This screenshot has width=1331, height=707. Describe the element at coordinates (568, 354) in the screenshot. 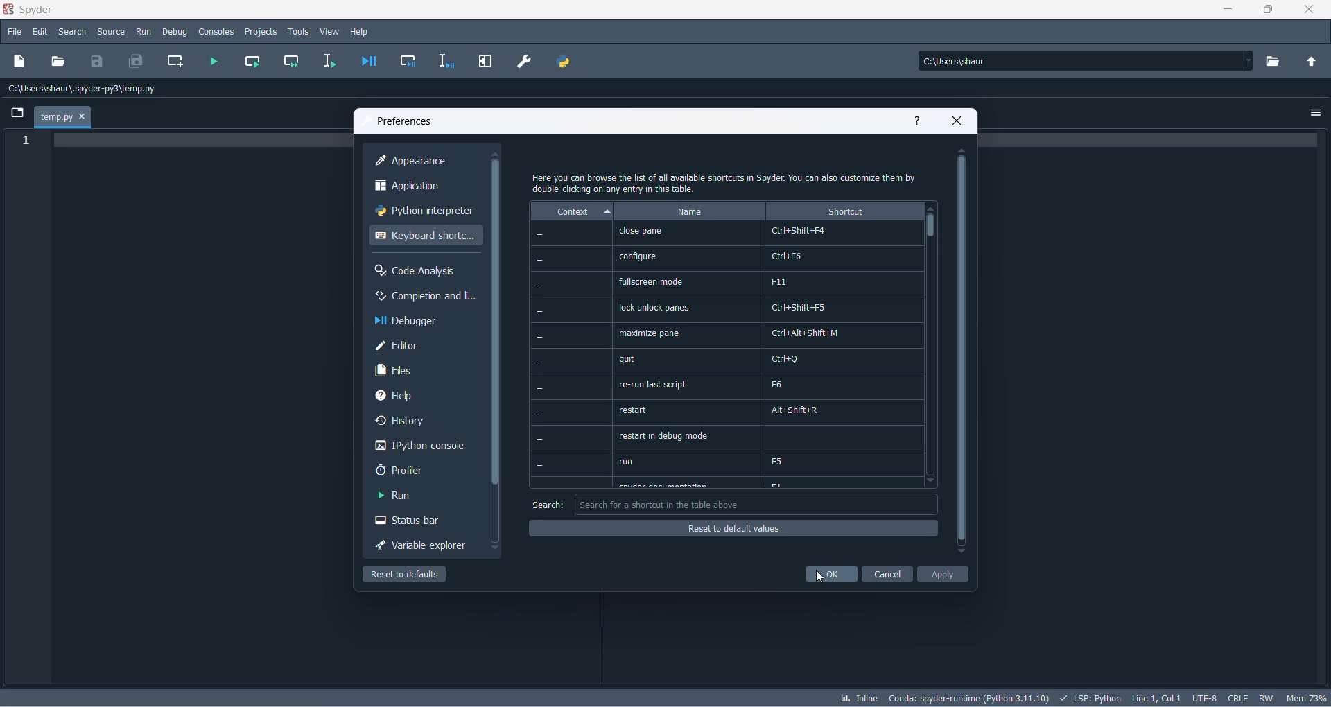

I see `context values` at that location.